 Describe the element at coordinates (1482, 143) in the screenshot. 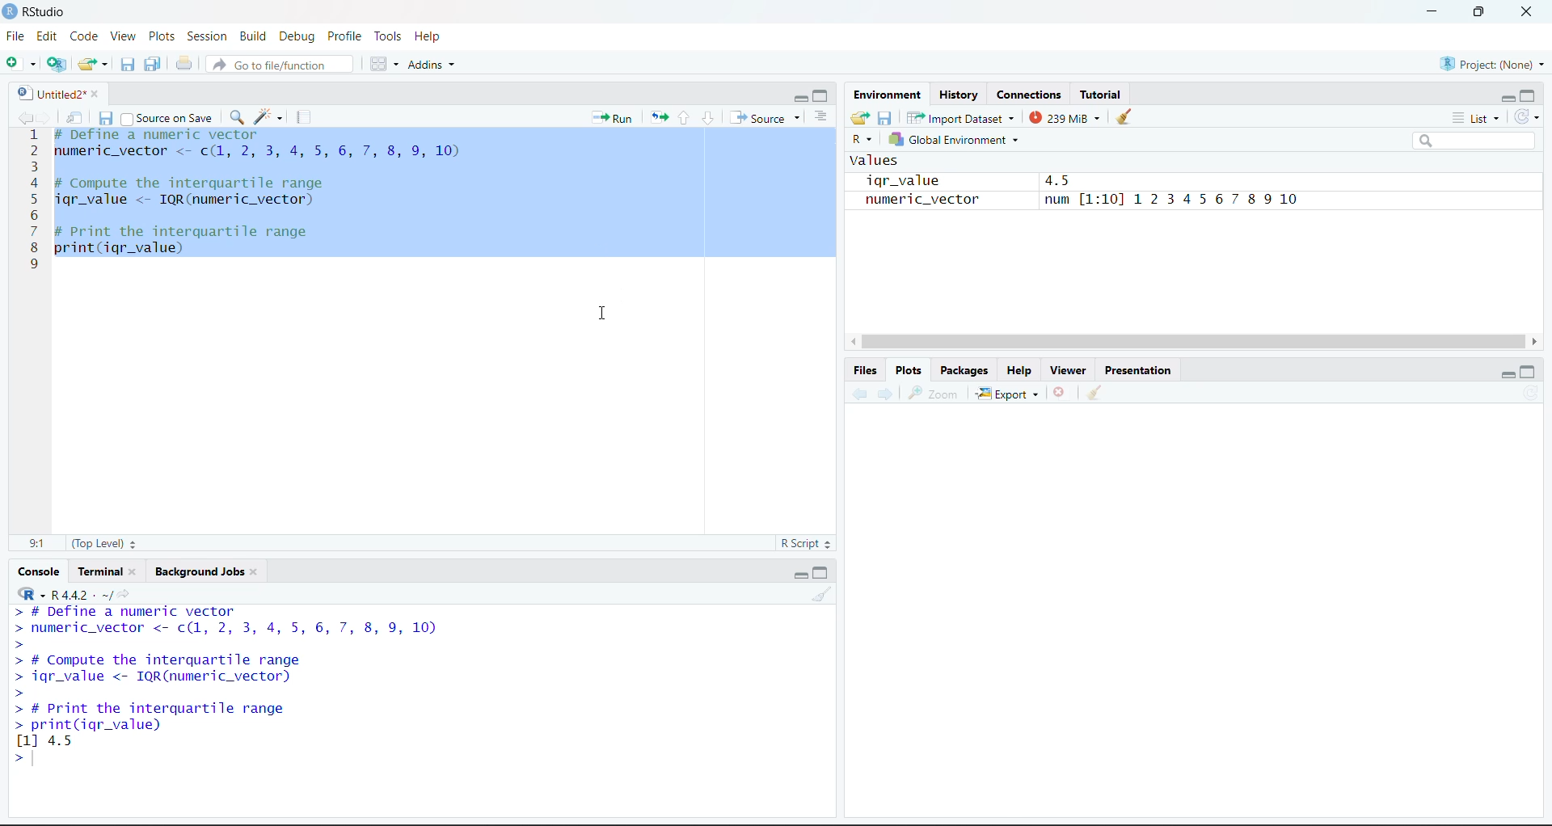

I see `Search bar` at that location.